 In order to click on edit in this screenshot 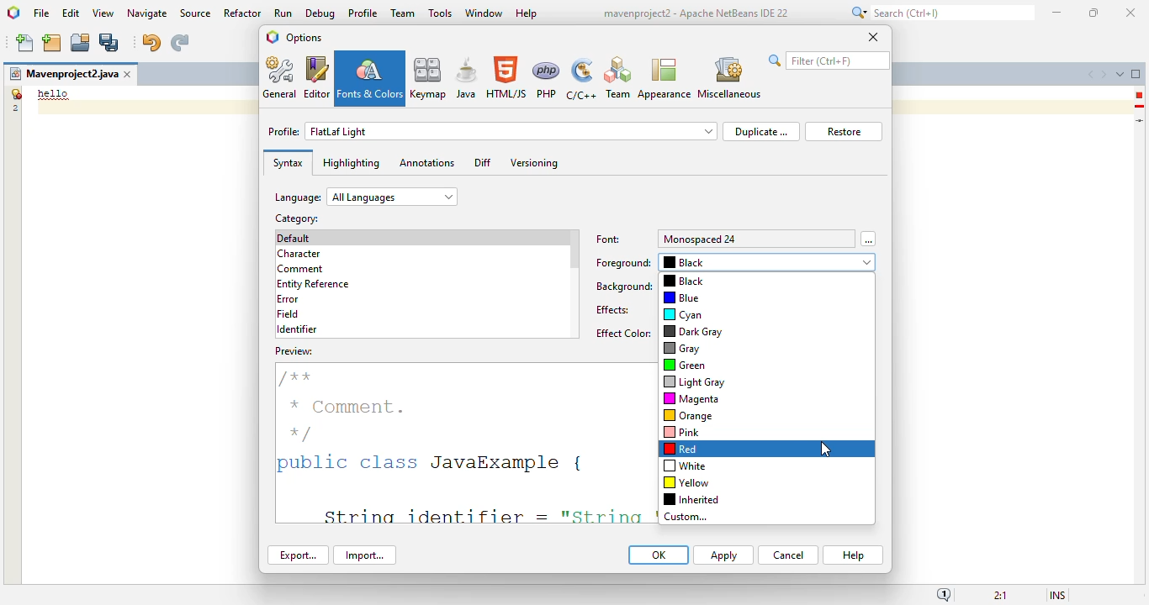, I will do `click(71, 13)`.